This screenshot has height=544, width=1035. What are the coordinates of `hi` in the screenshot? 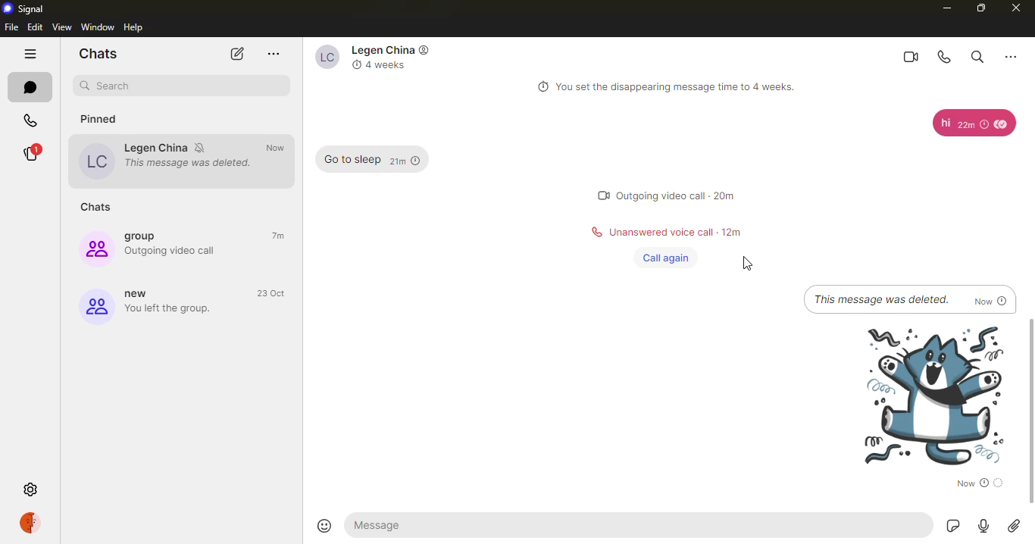 It's located at (942, 125).